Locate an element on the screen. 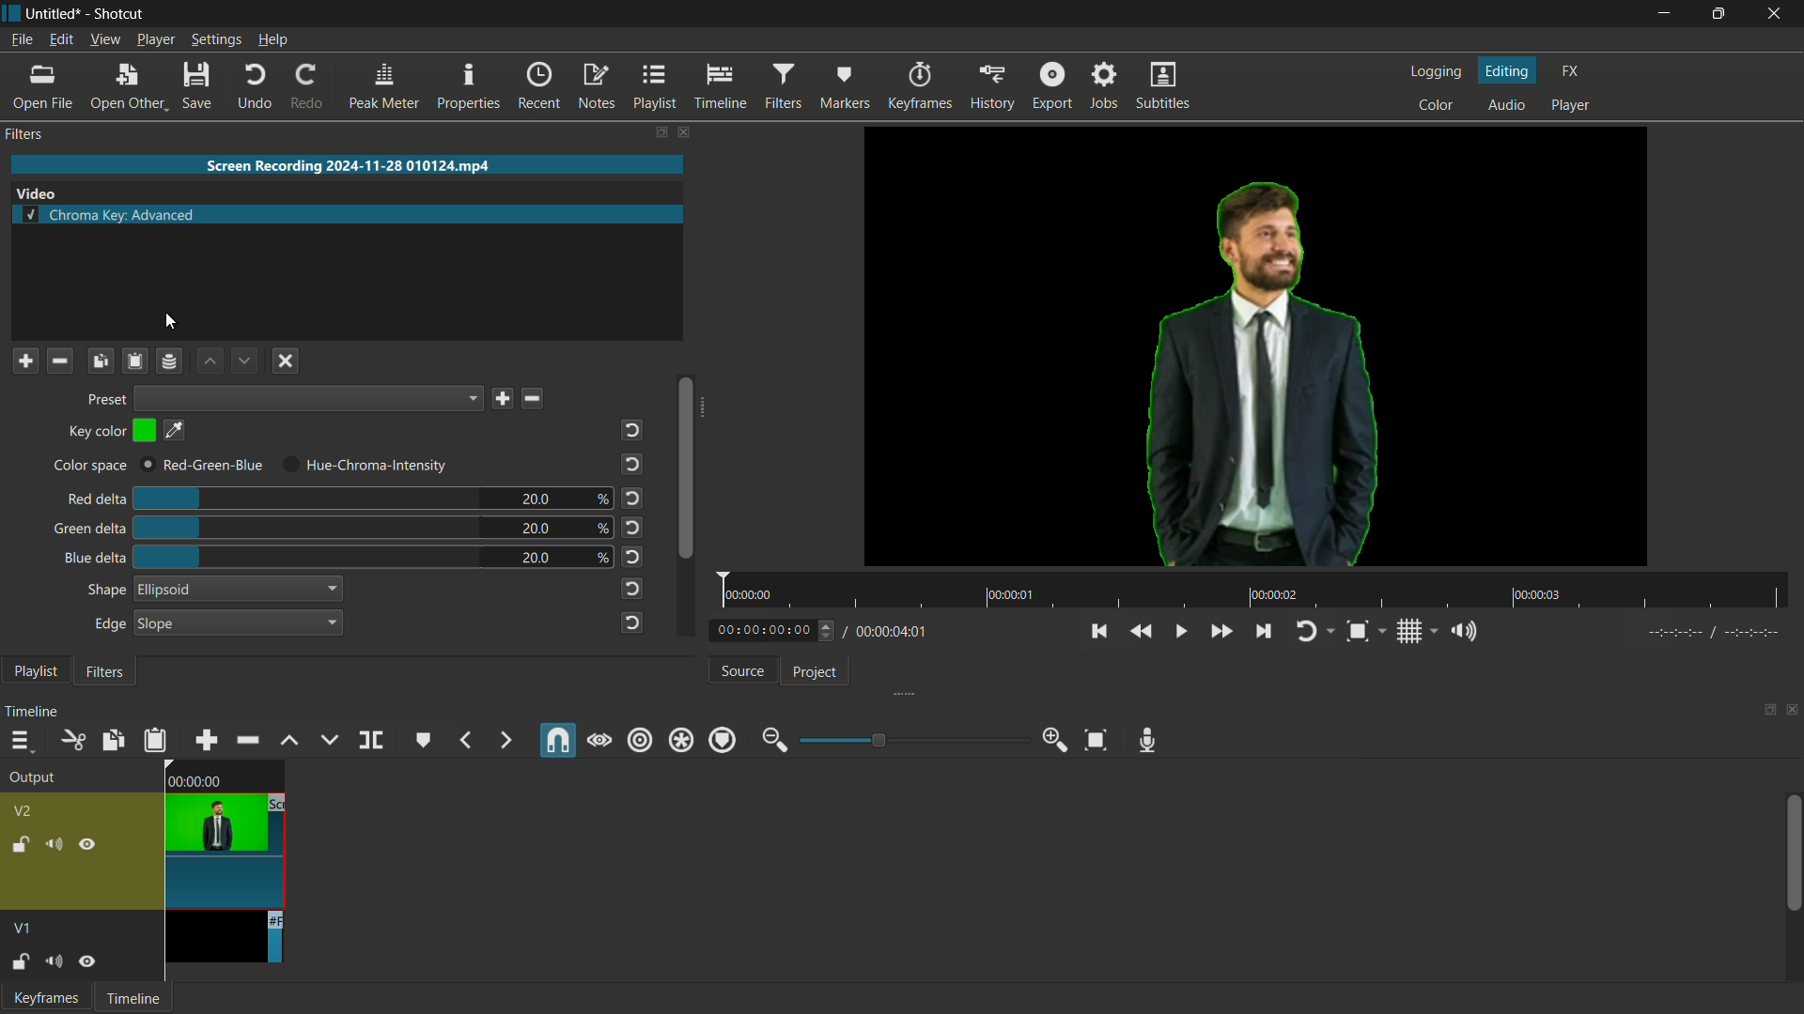 The height and width of the screenshot is (1014, 1804). reset to default is located at coordinates (633, 558).